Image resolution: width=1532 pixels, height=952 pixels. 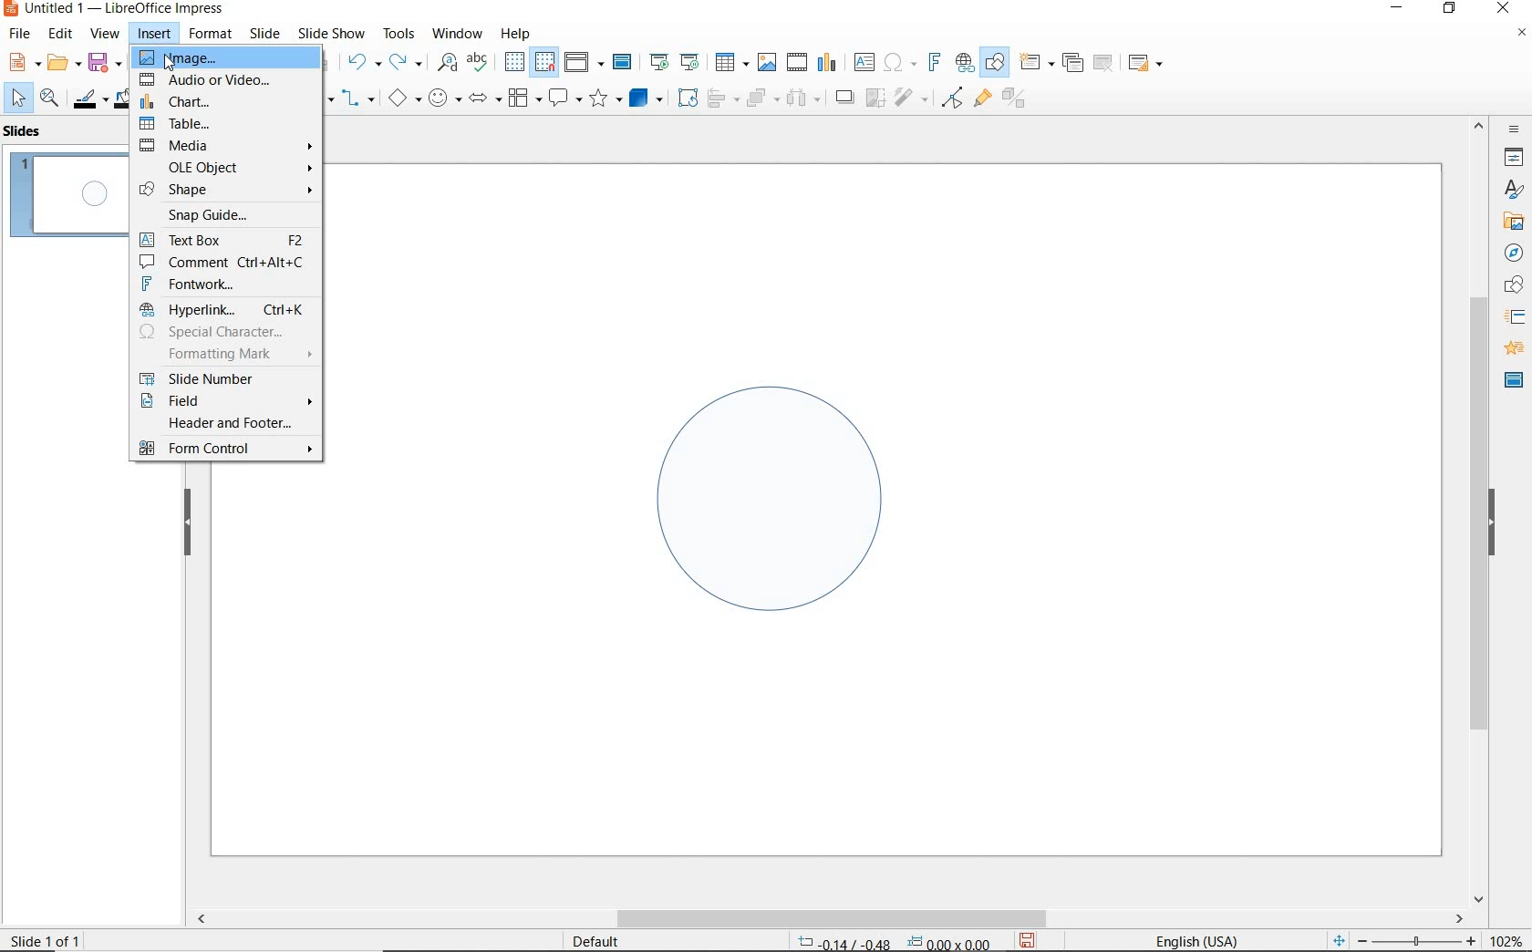 What do you see at coordinates (226, 450) in the screenshot?
I see `FORM CONTROL` at bounding box center [226, 450].